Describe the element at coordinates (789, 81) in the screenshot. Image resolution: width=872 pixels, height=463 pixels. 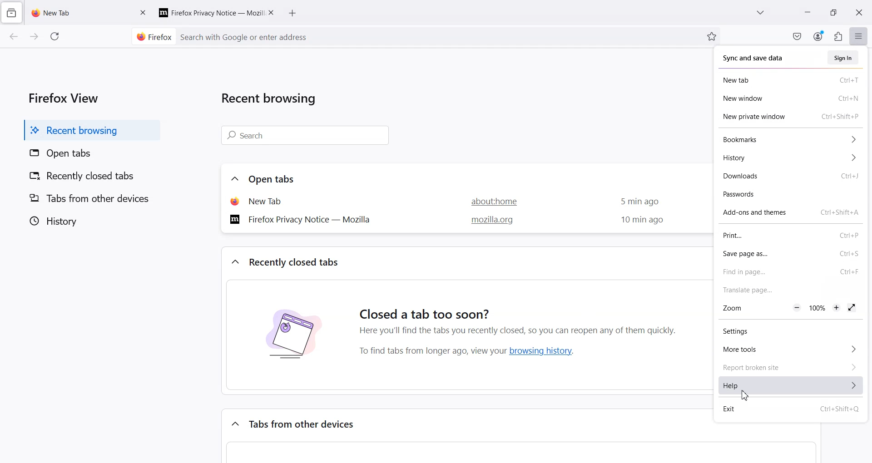
I see `New tab` at that location.